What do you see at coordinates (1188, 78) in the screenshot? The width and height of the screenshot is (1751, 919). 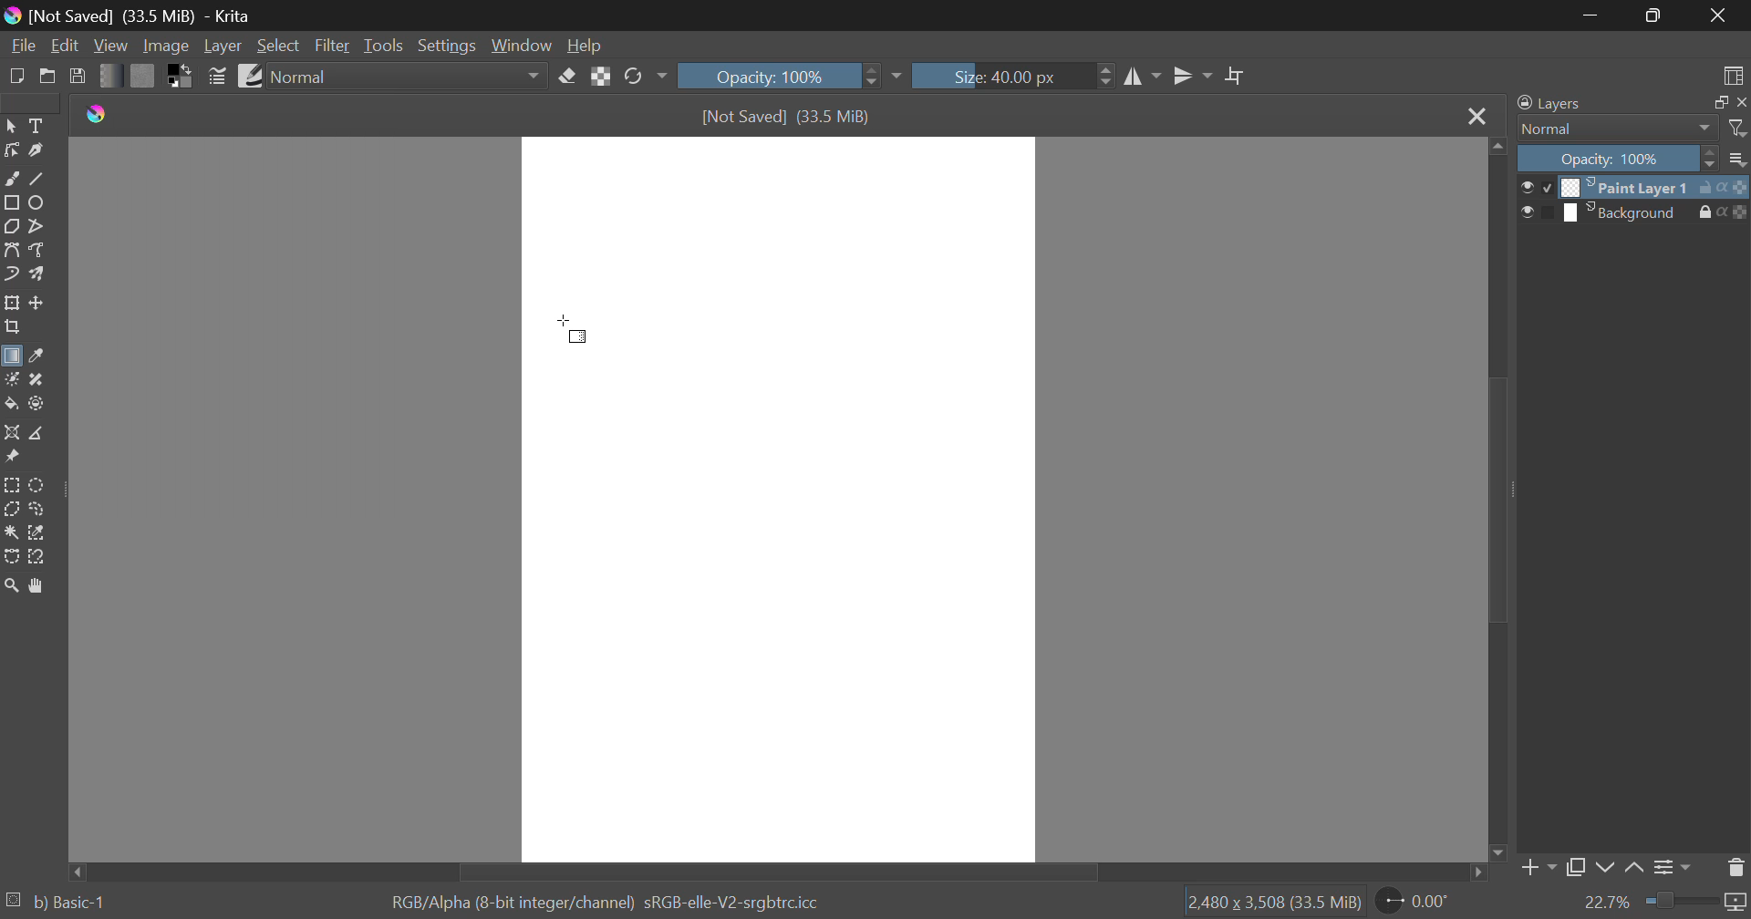 I see `Horizontal Mirror Flip` at bounding box center [1188, 78].